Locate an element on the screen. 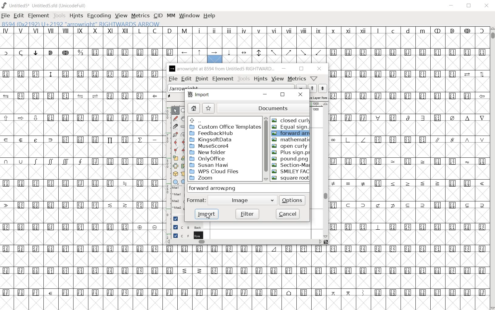  gylph characters is located at coordinates (245, 256).